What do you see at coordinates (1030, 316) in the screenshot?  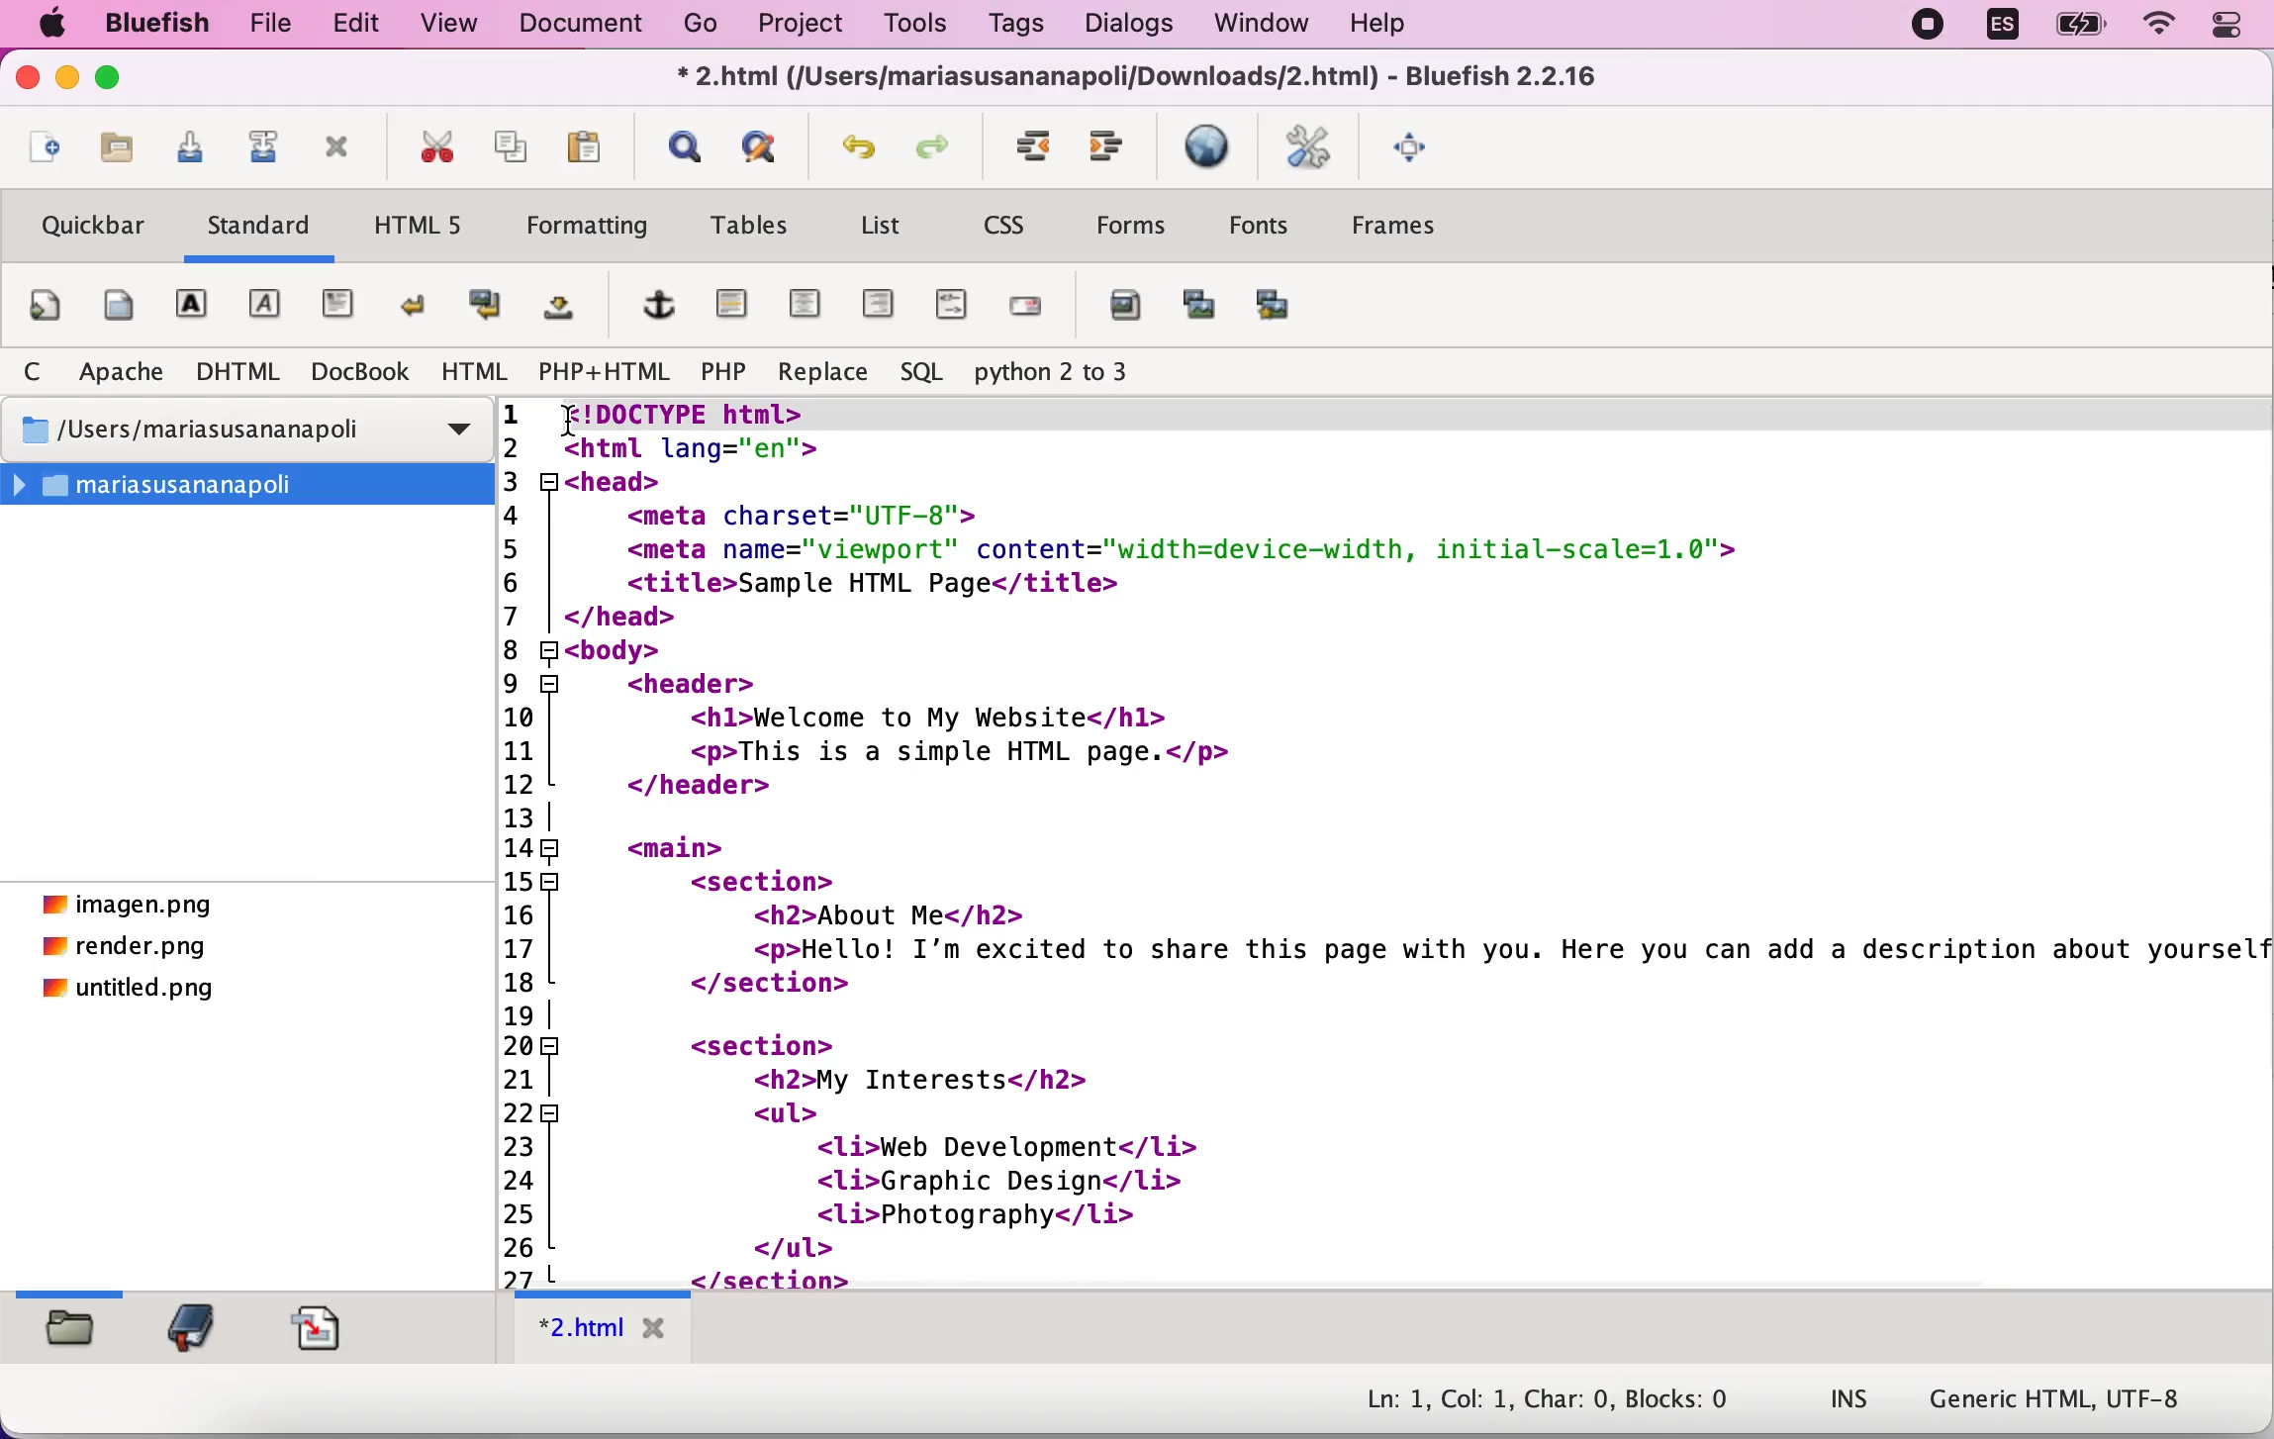 I see `email` at bounding box center [1030, 316].